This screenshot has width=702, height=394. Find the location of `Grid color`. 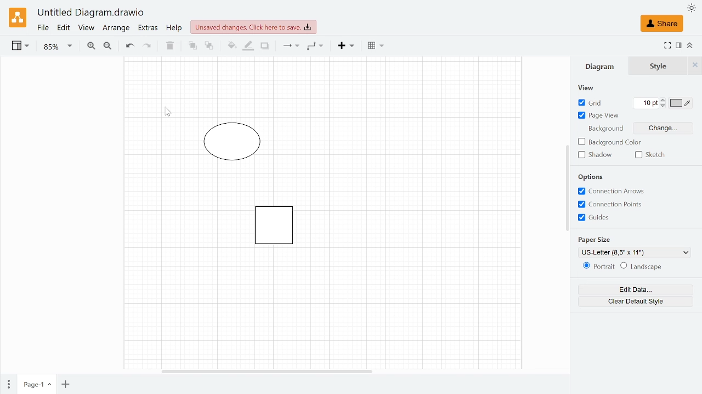

Grid color is located at coordinates (681, 103).